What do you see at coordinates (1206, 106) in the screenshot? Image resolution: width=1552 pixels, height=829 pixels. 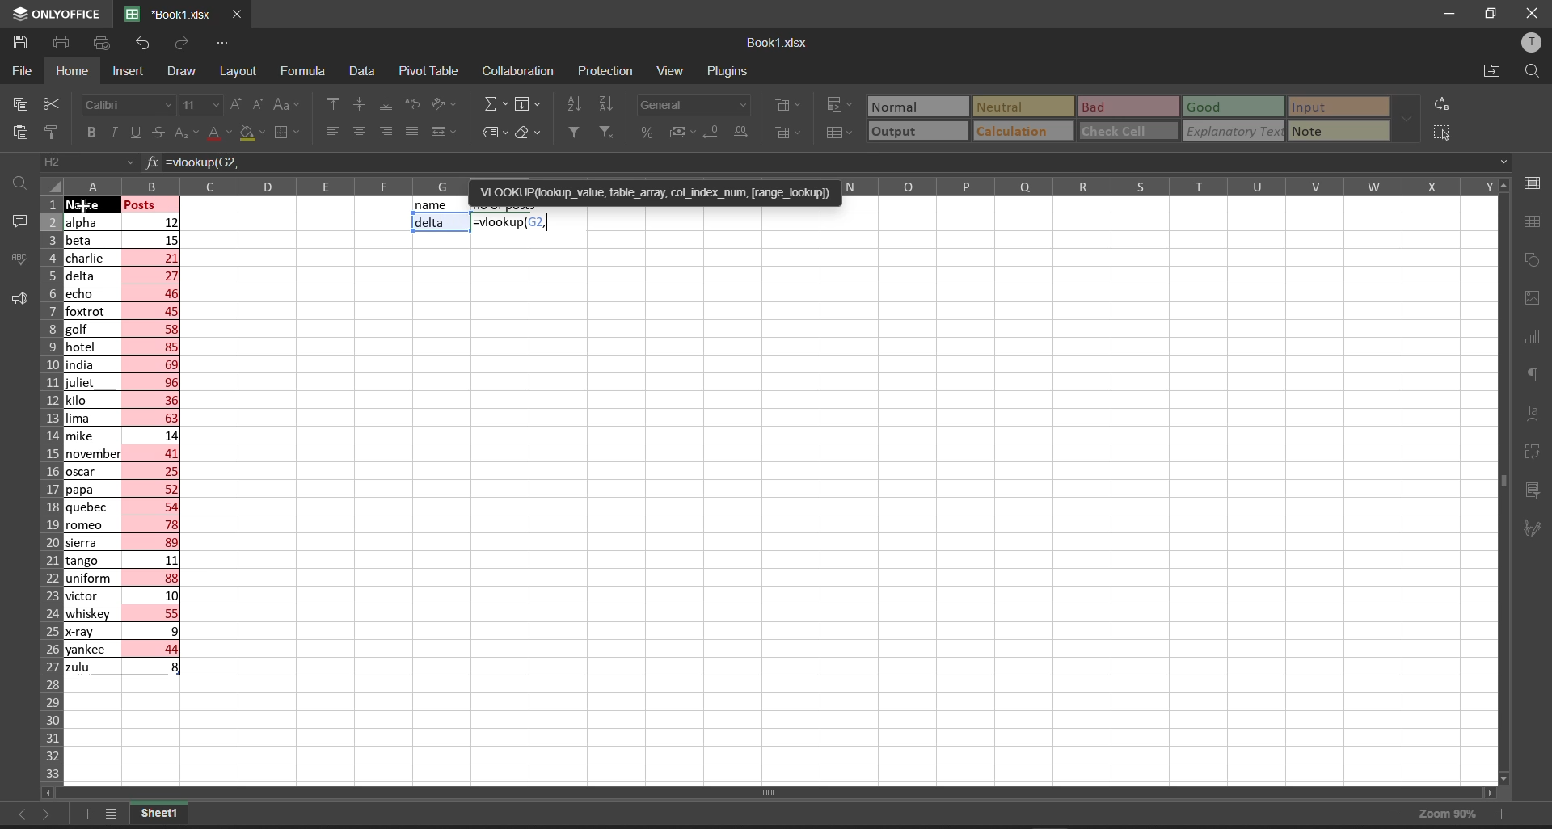 I see `Good` at bounding box center [1206, 106].